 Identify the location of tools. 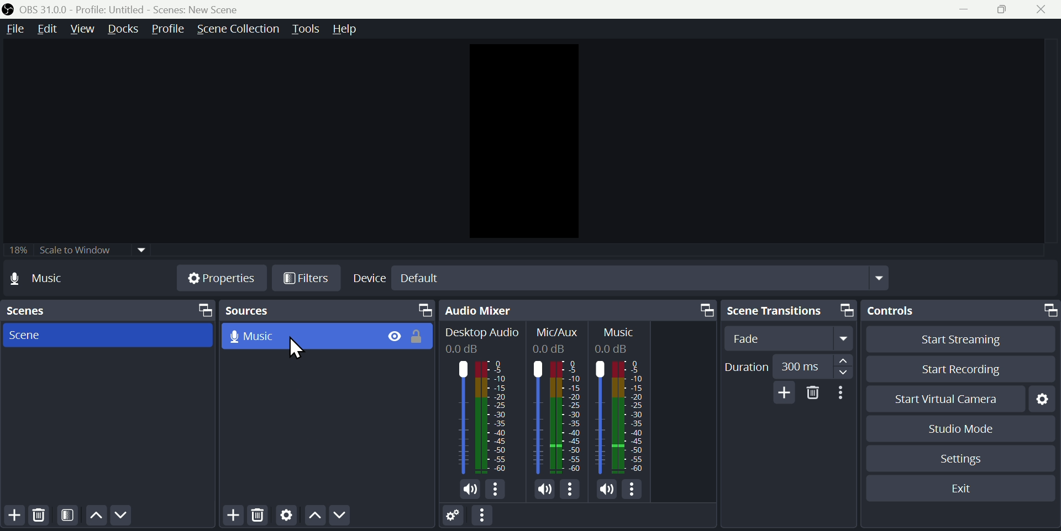
(308, 29).